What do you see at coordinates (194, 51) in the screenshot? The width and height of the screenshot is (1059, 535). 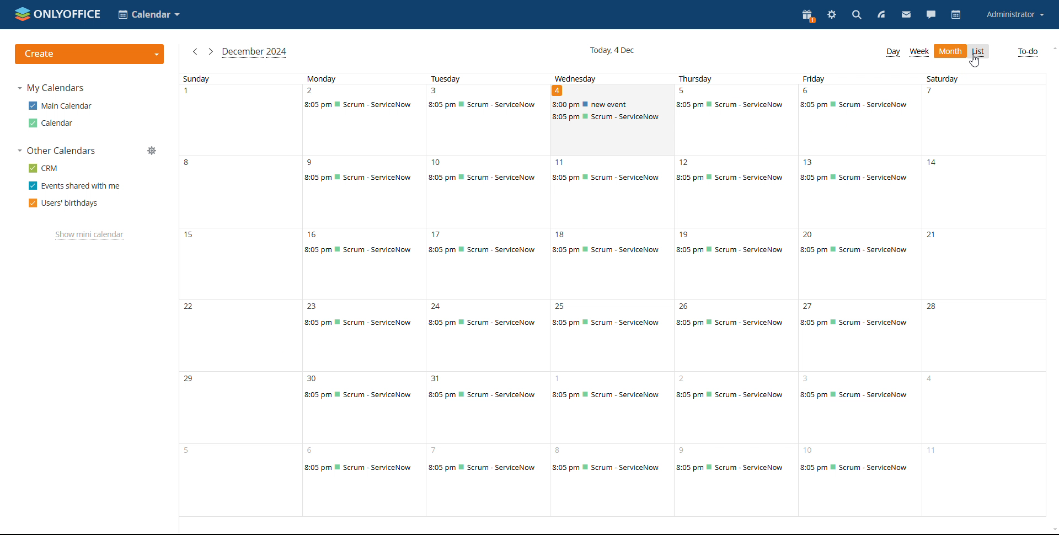 I see `next month` at bounding box center [194, 51].